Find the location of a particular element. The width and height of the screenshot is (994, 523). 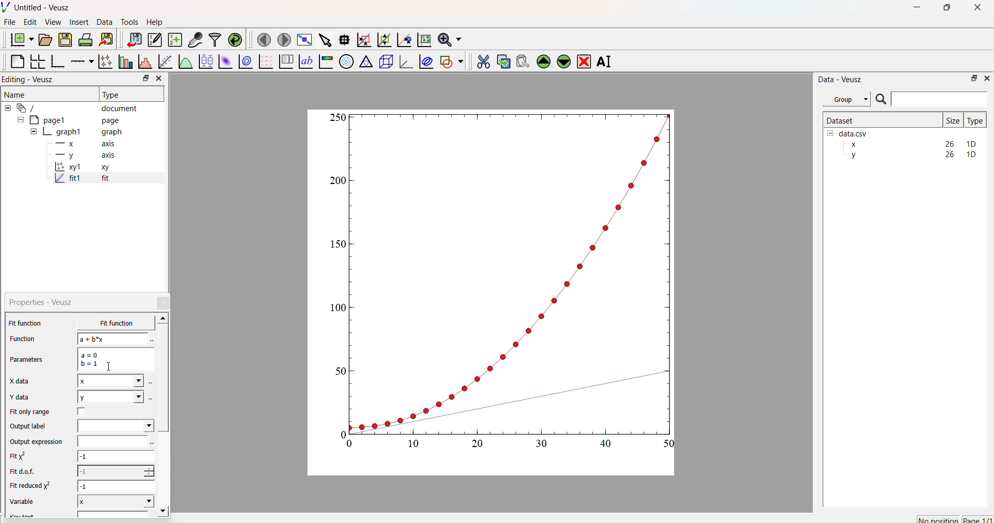

Close is located at coordinates (978, 10).